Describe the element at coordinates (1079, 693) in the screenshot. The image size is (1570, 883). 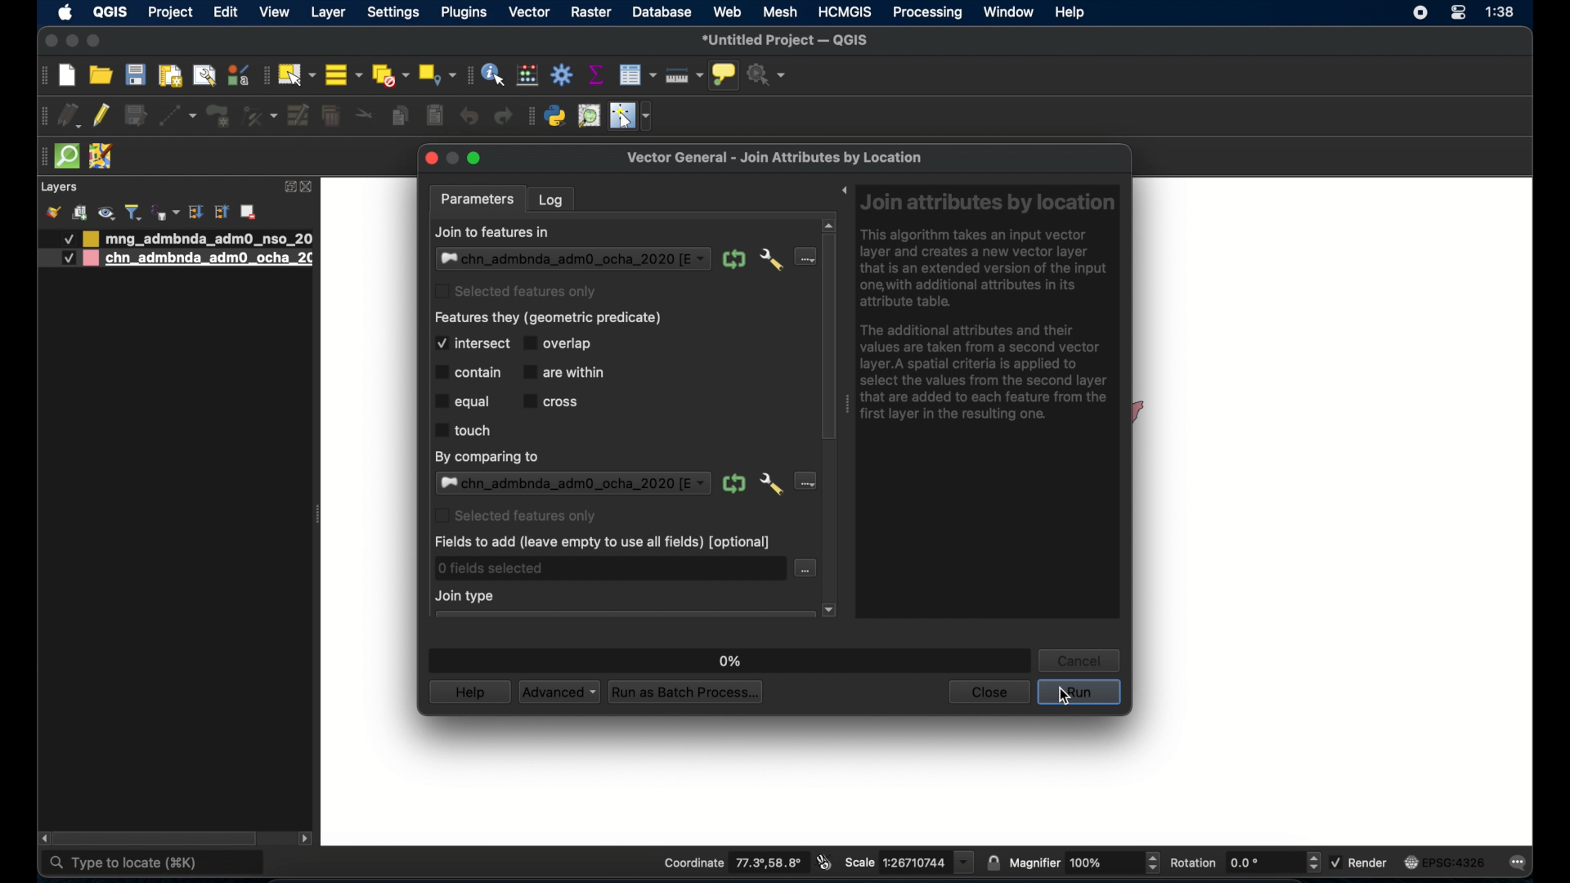
I see `run` at that location.